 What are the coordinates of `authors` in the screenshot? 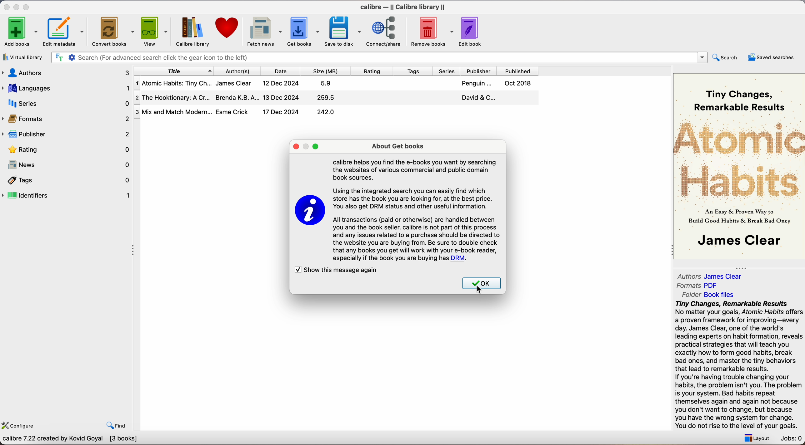 It's located at (65, 72).